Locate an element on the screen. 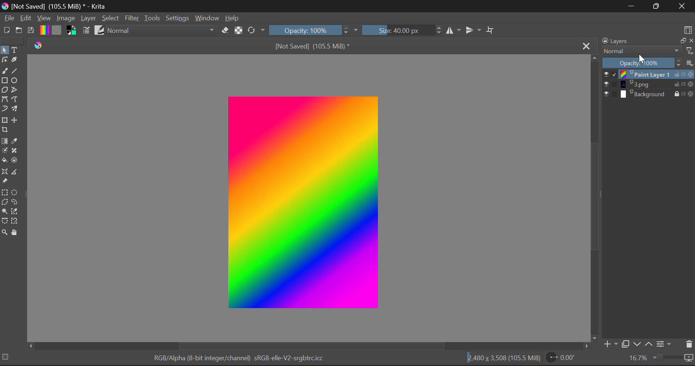 The height and width of the screenshot is (366, 695). Close is located at coordinates (587, 47).